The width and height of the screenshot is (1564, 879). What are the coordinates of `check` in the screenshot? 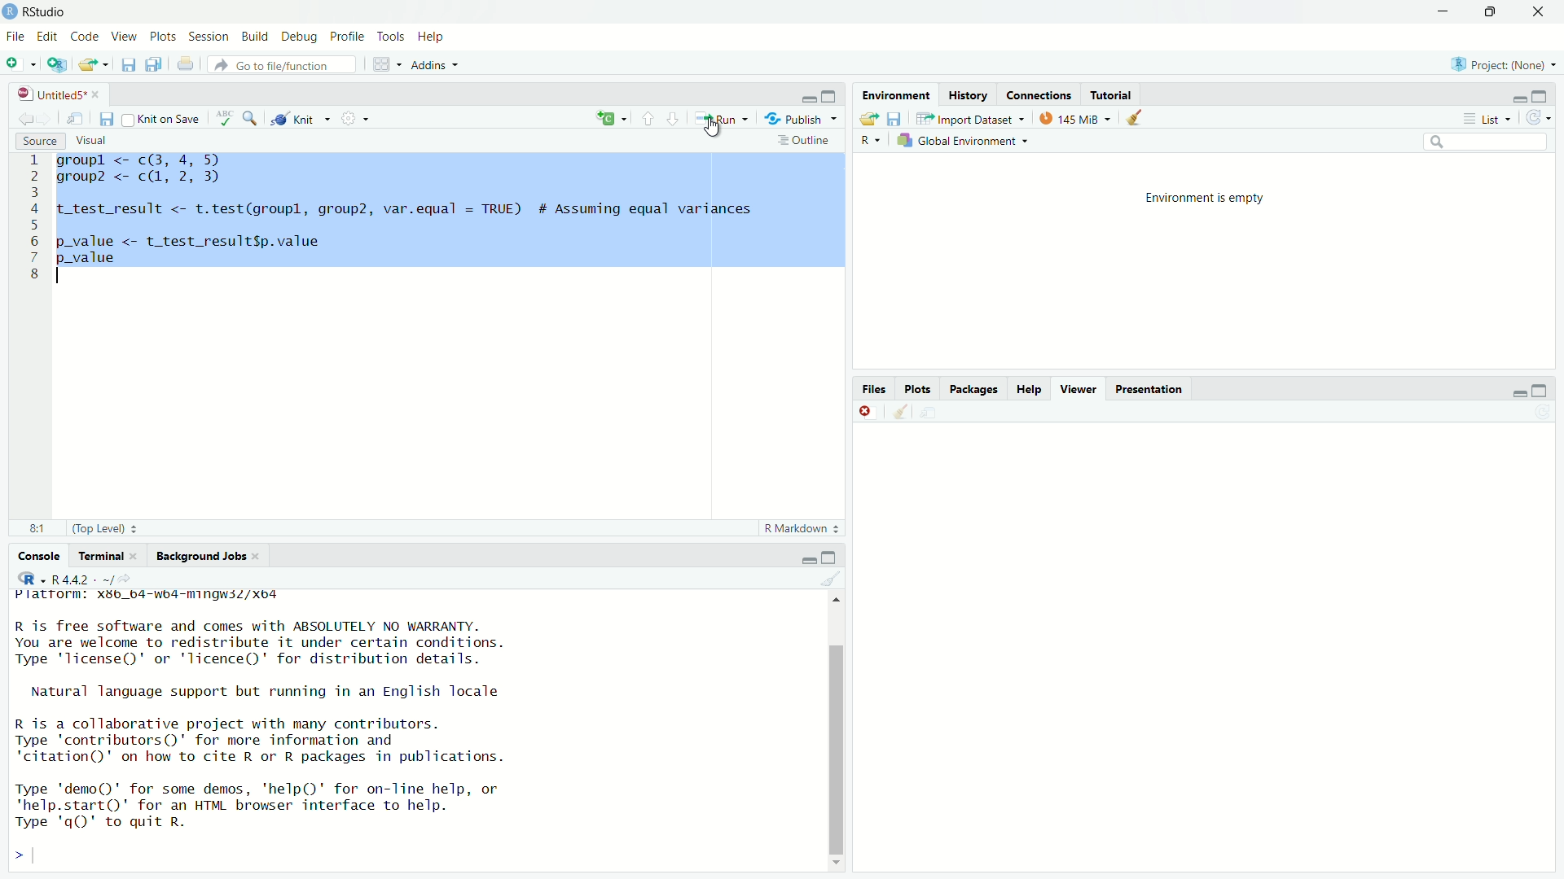 It's located at (226, 116).